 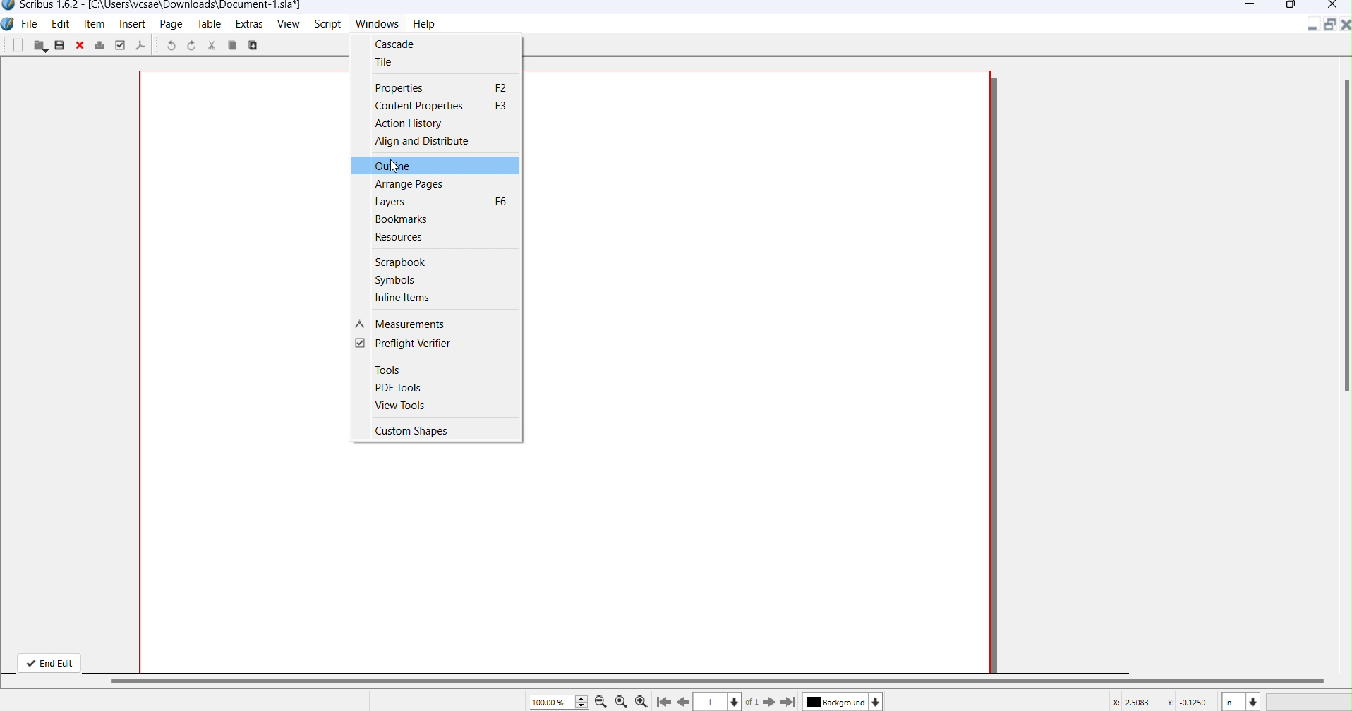 I want to click on , so click(x=40, y=46).